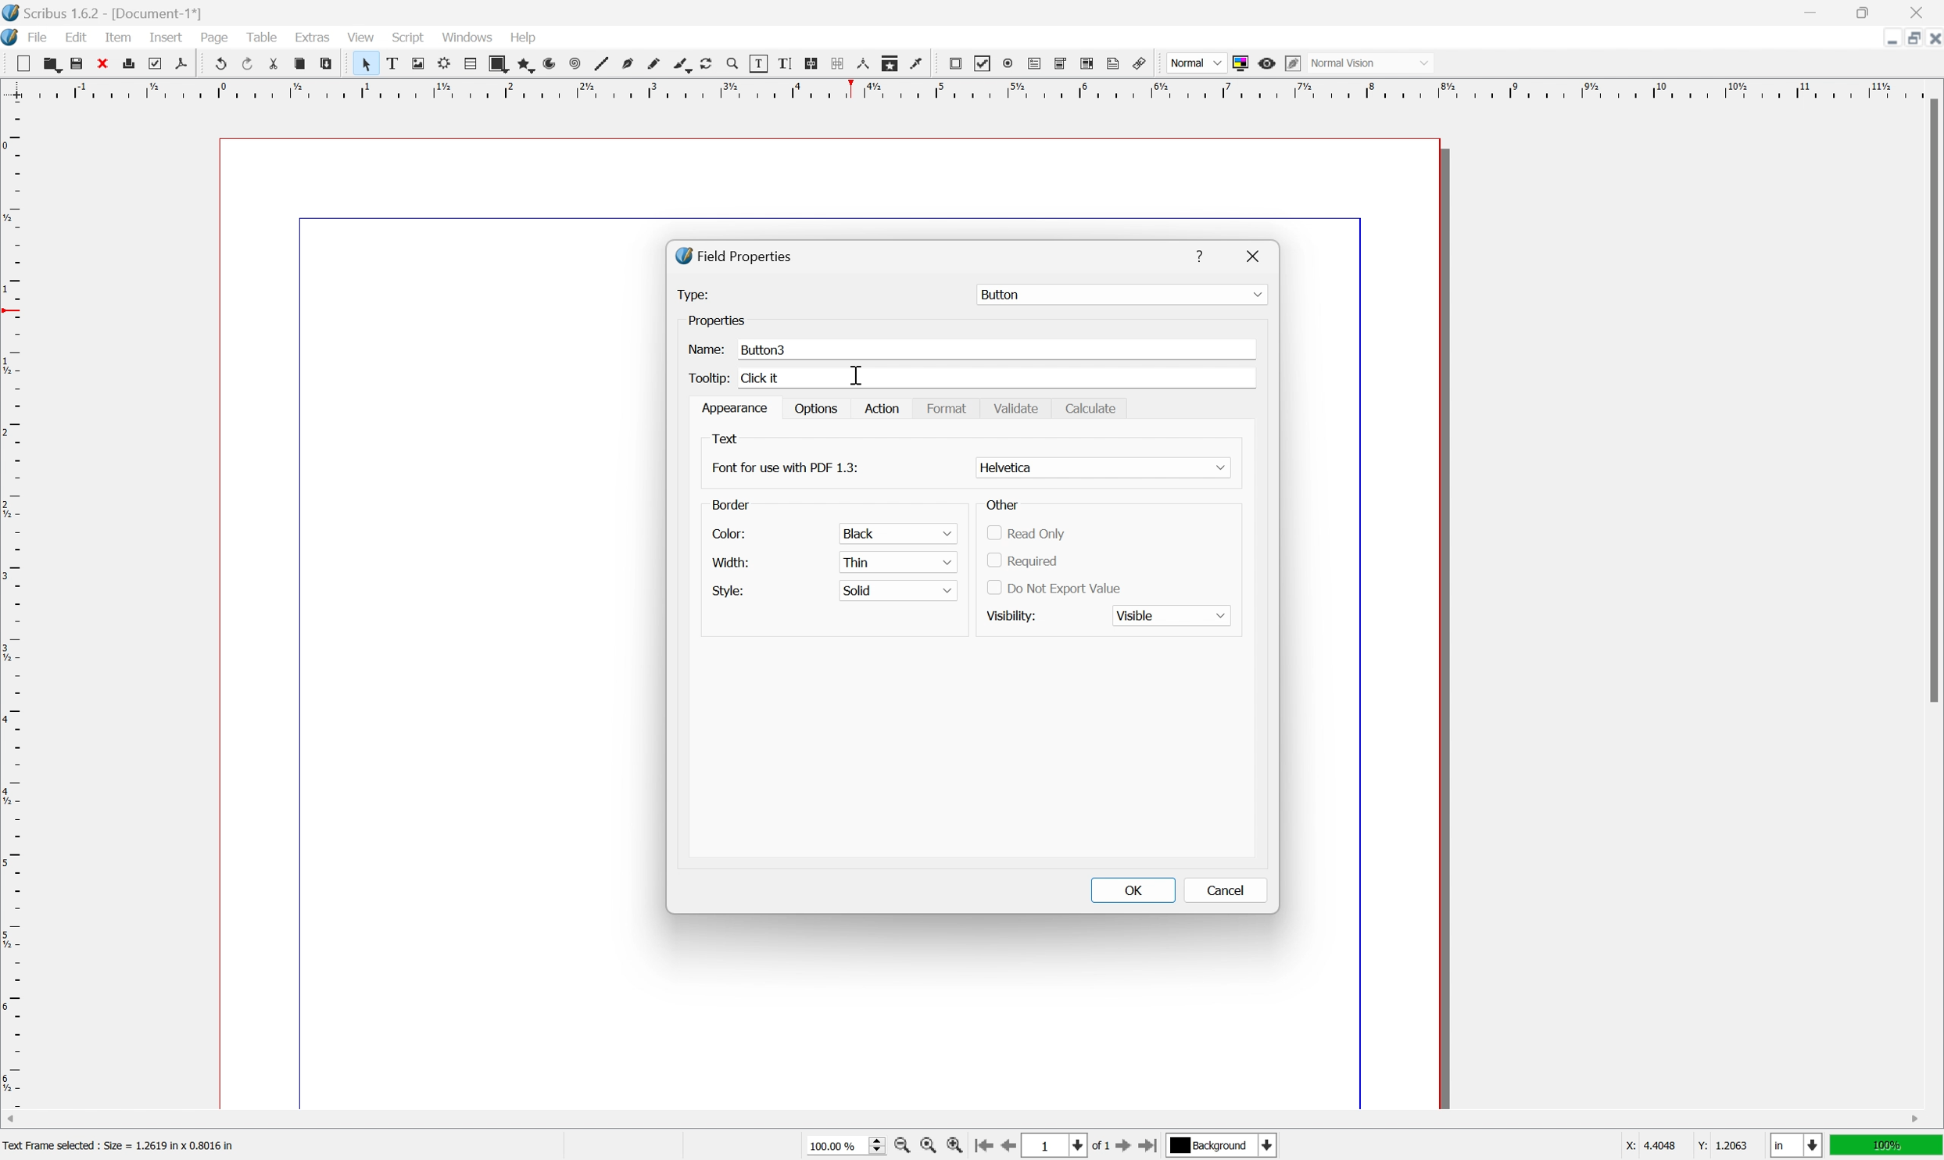 This screenshot has height=1160, width=1944. Describe the element at coordinates (1004, 505) in the screenshot. I see `Other` at that location.